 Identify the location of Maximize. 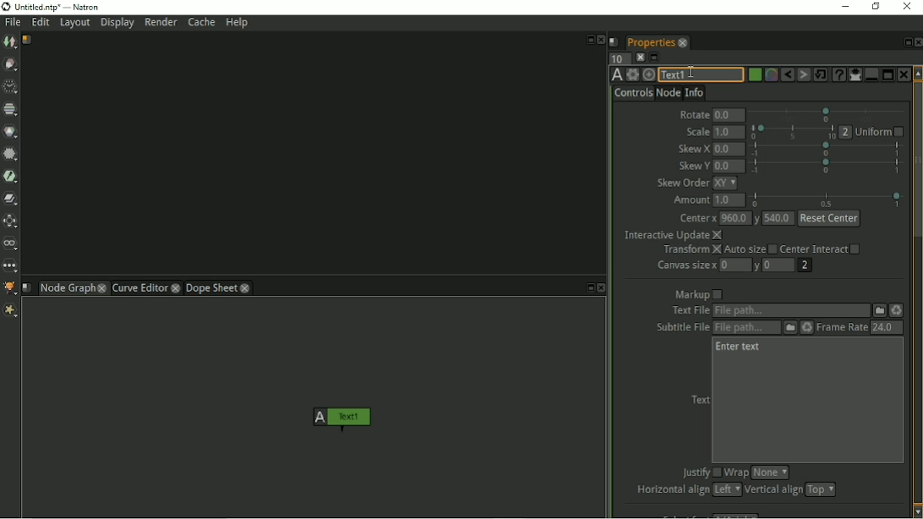
(887, 74).